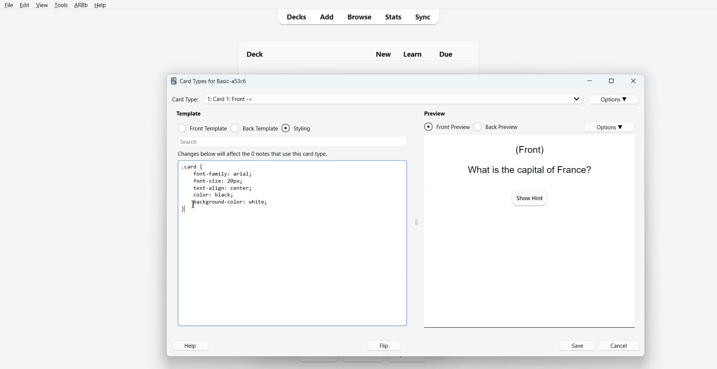 This screenshot has width=717, height=369. I want to click on (Front)
What is the capital of France?, so click(527, 159).